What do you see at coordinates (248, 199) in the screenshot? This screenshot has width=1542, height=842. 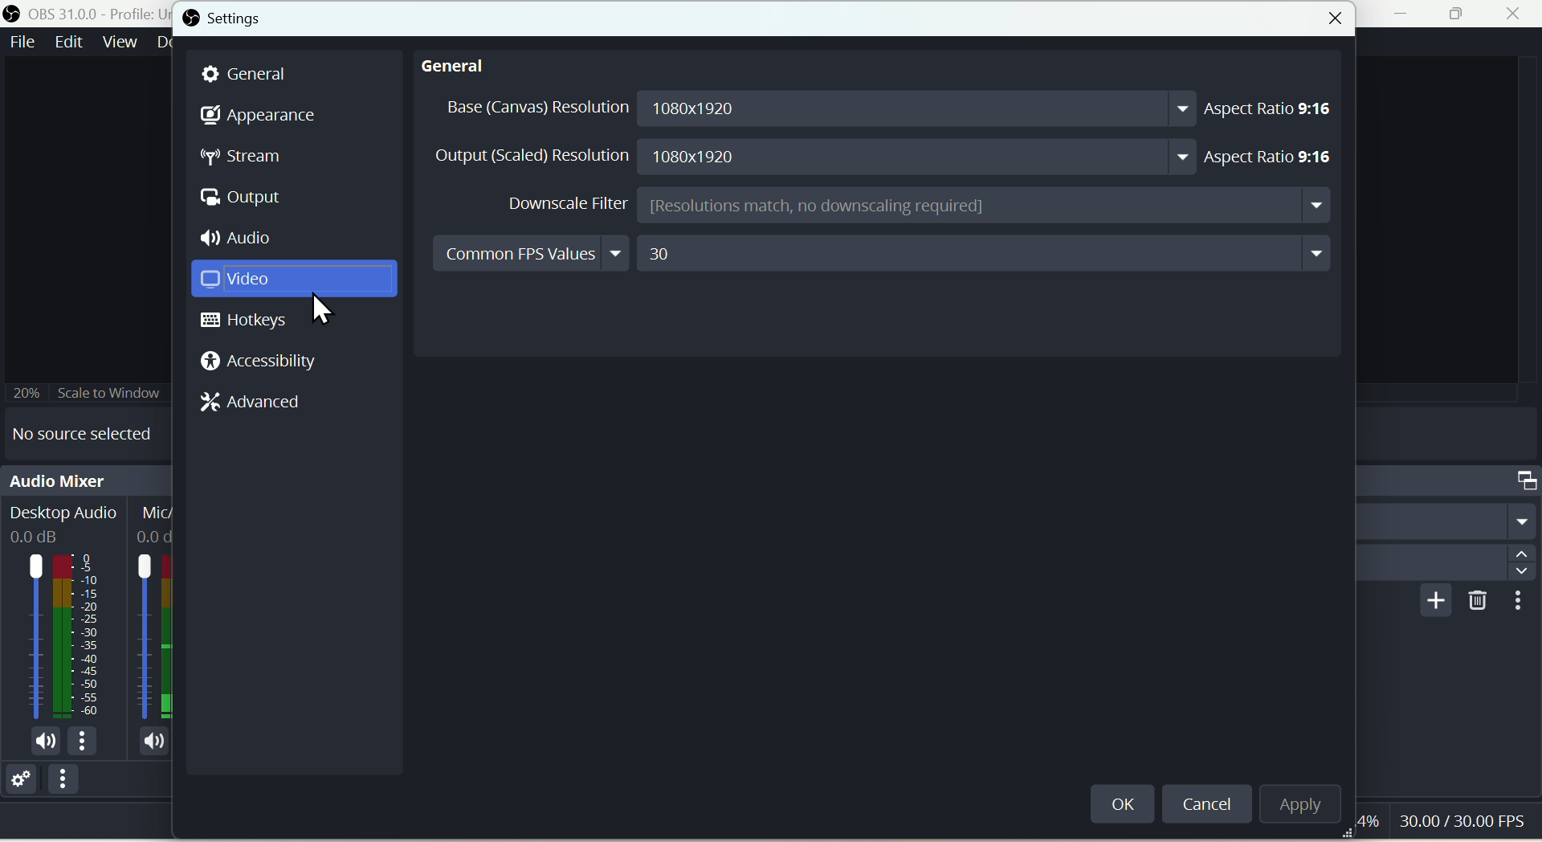 I see `Output` at bounding box center [248, 199].